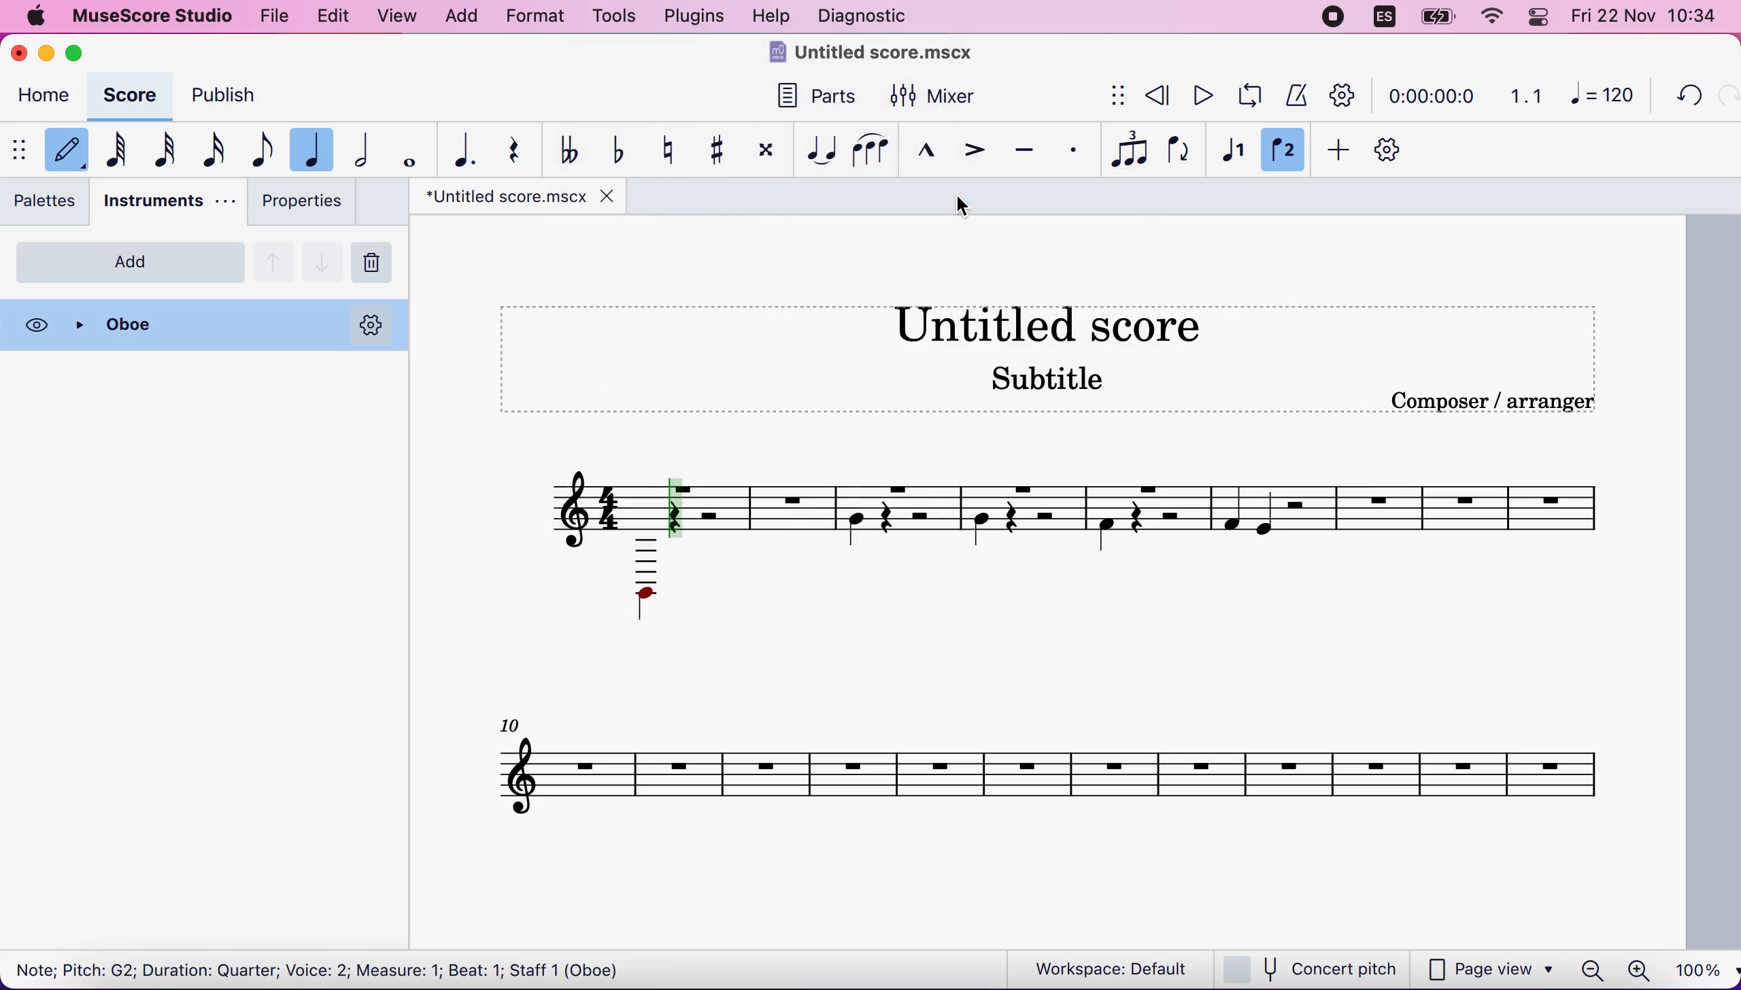 The width and height of the screenshot is (1741, 990). What do you see at coordinates (1434, 18) in the screenshot?
I see `battery` at bounding box center [1434, 18].